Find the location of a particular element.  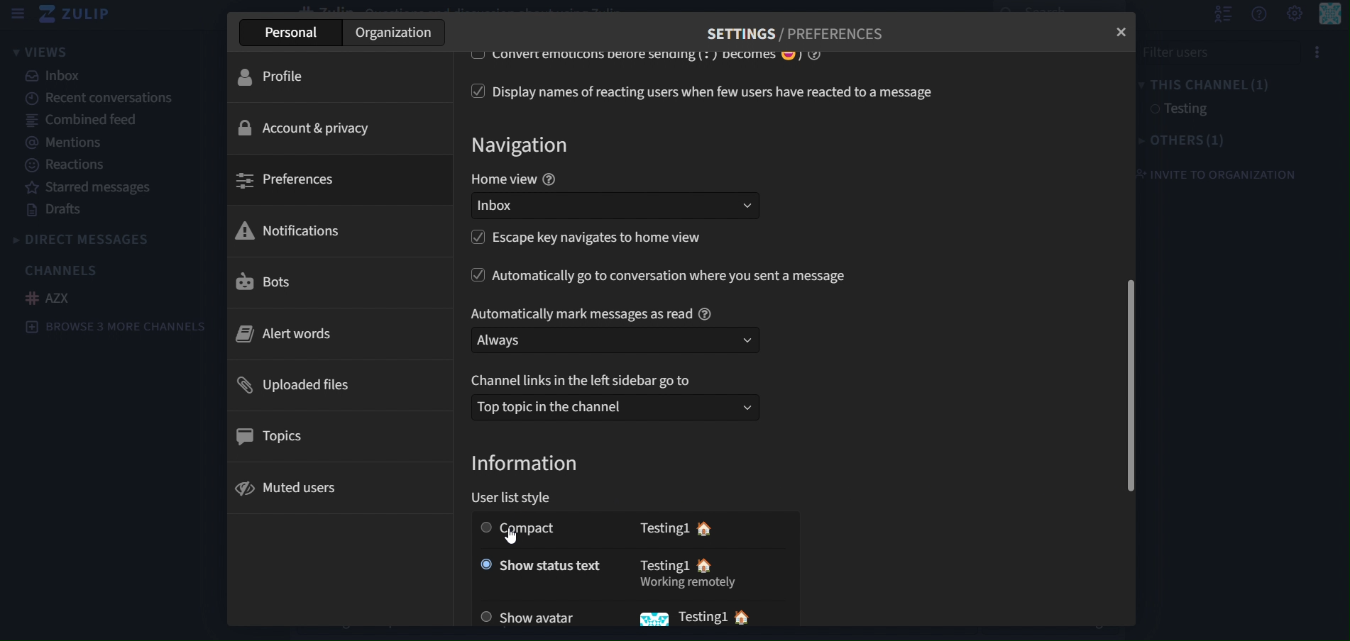

setting is located at coordinates (1294, 14).